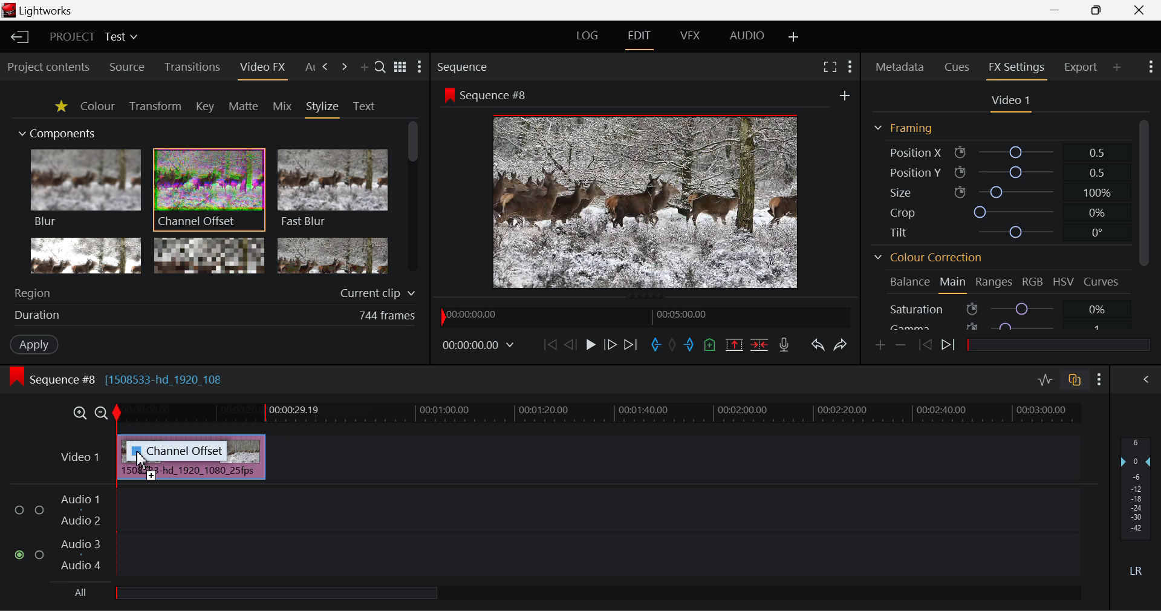 The height and width of the screenshot is (611, 1161). What do you see at coordinates (85, 189) in the screenshot?
I see `Blur` at bounding box center [85, 189].